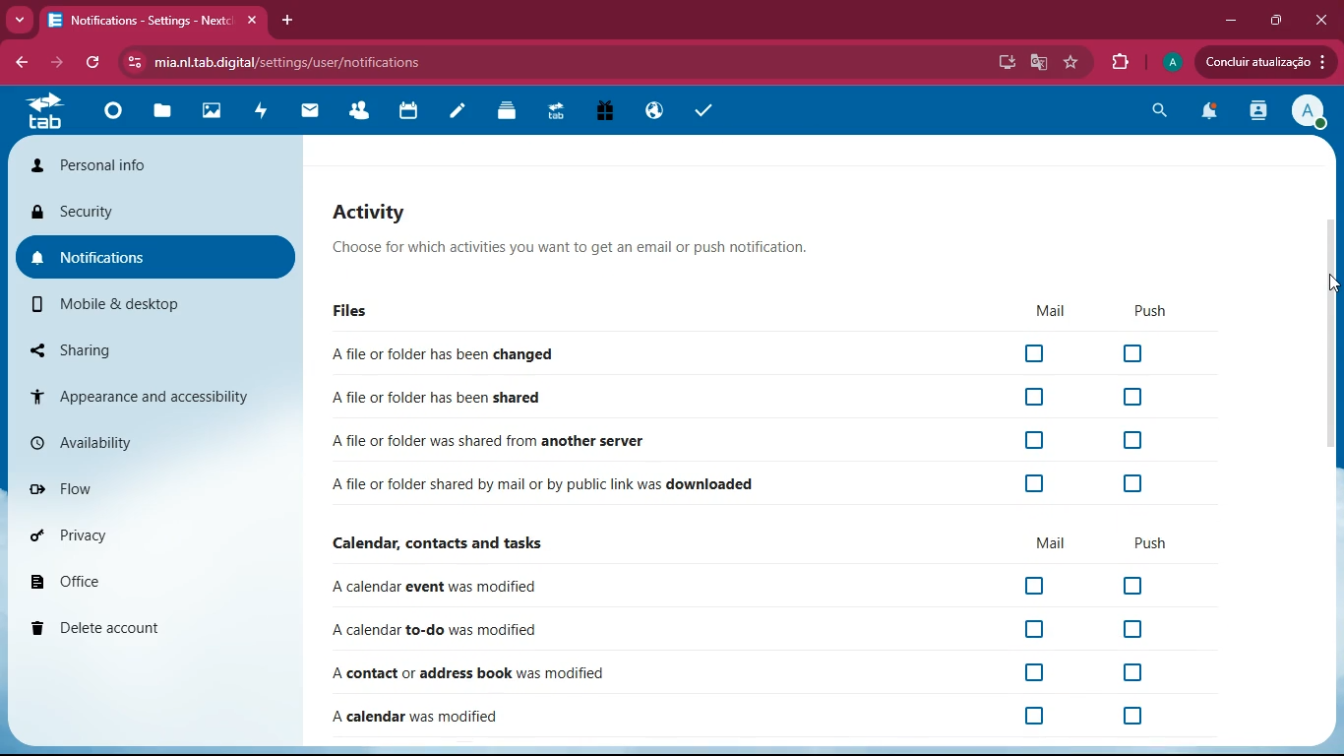 The width and height of the screenshot is (1344, 756). What do you see at coordinates (1033, 396) in the screenshot?
I see `checkbox` at bounding box center [1033, 396].